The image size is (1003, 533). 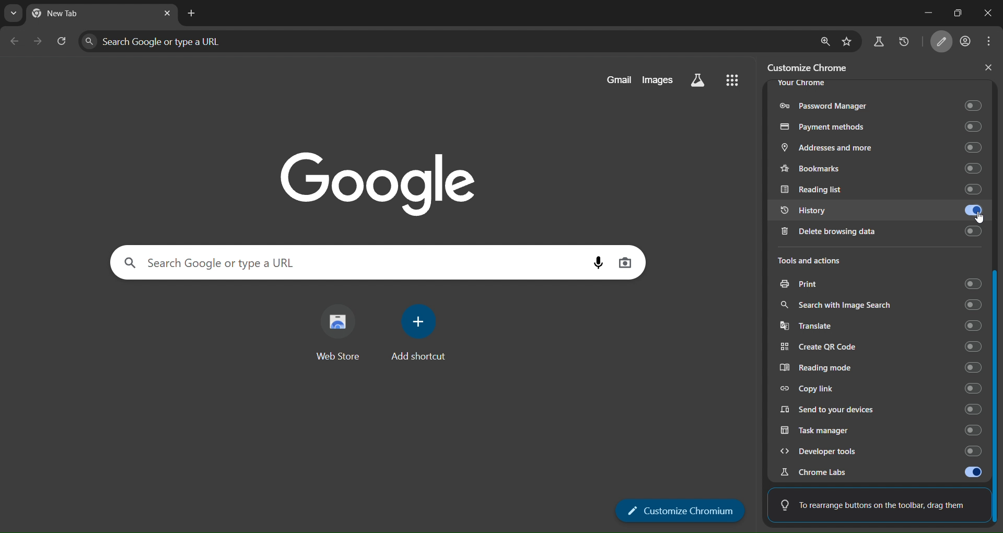 What do you see at coordinates (812, 67) in the screenshot?
I see `customize chromium` at bounding box center [812, 67].